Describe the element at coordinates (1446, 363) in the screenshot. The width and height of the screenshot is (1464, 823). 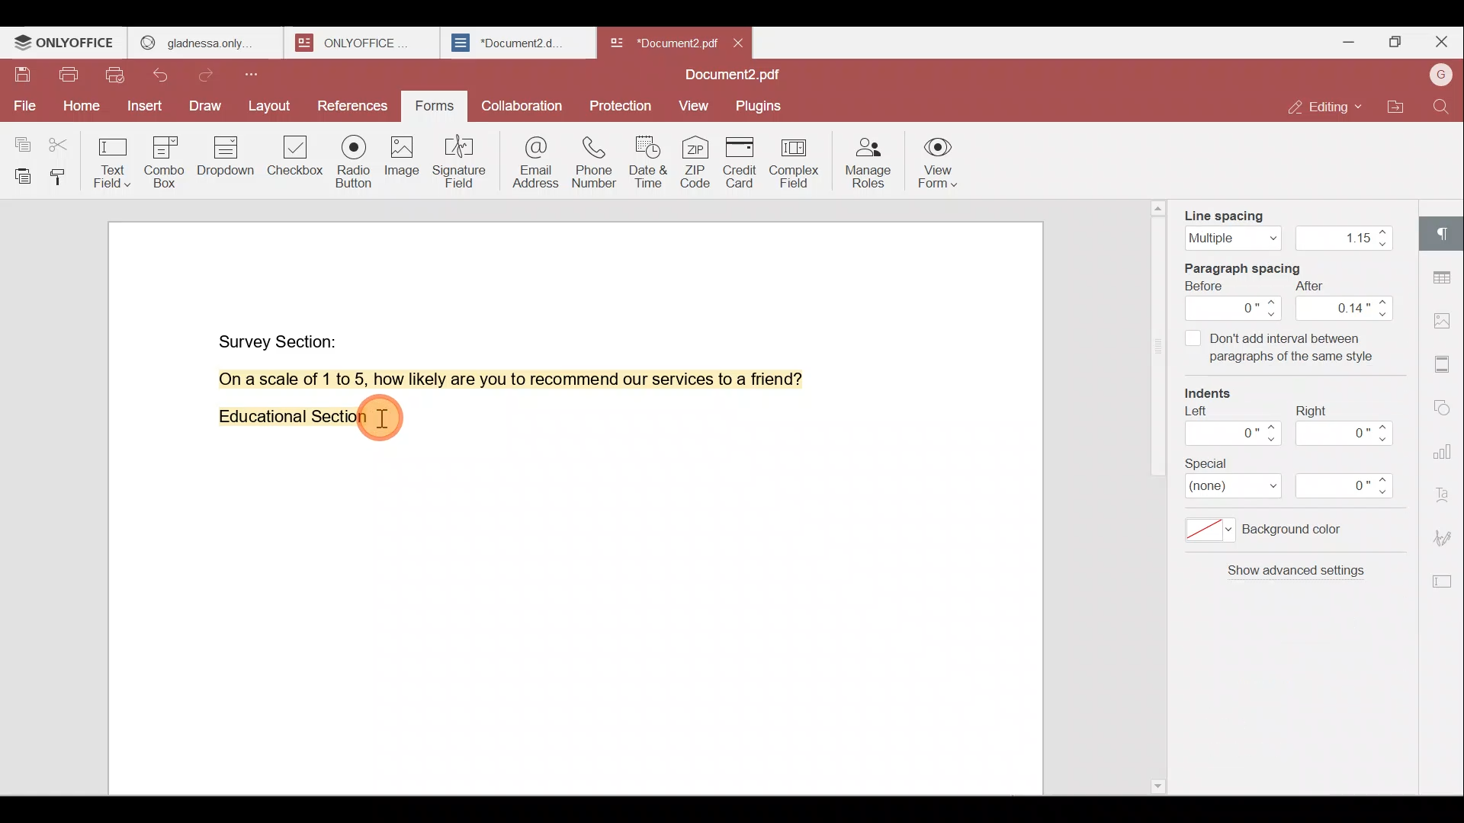
I see `Header & footer settings` at that location.